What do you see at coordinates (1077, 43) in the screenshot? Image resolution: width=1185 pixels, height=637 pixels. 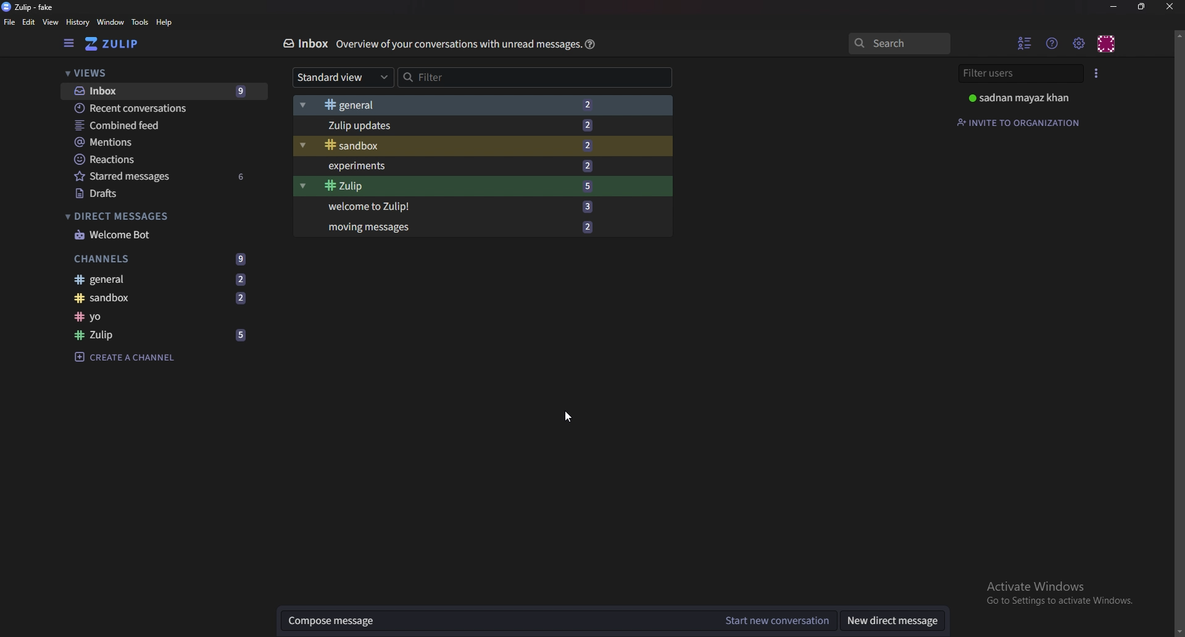 I see `Main menu` at bounding box center [1077, 43].